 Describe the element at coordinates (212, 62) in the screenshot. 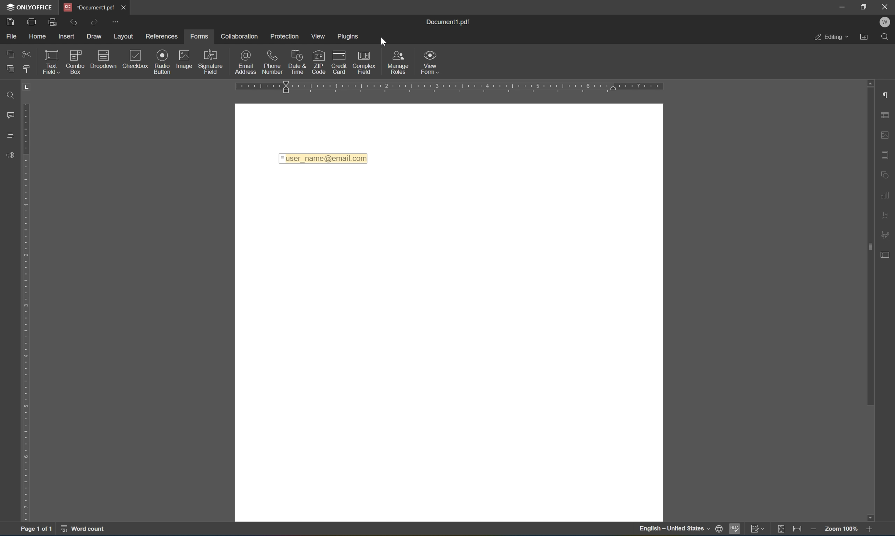

I see `signature field` at that location.